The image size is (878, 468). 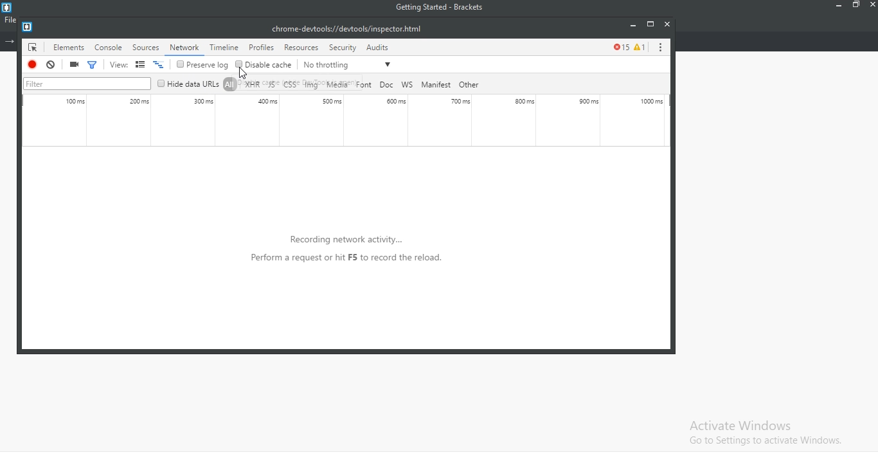 What do you see at coordinates (89, 83) in the screenshot?
I see `filter` at bounding box center [89, 83].